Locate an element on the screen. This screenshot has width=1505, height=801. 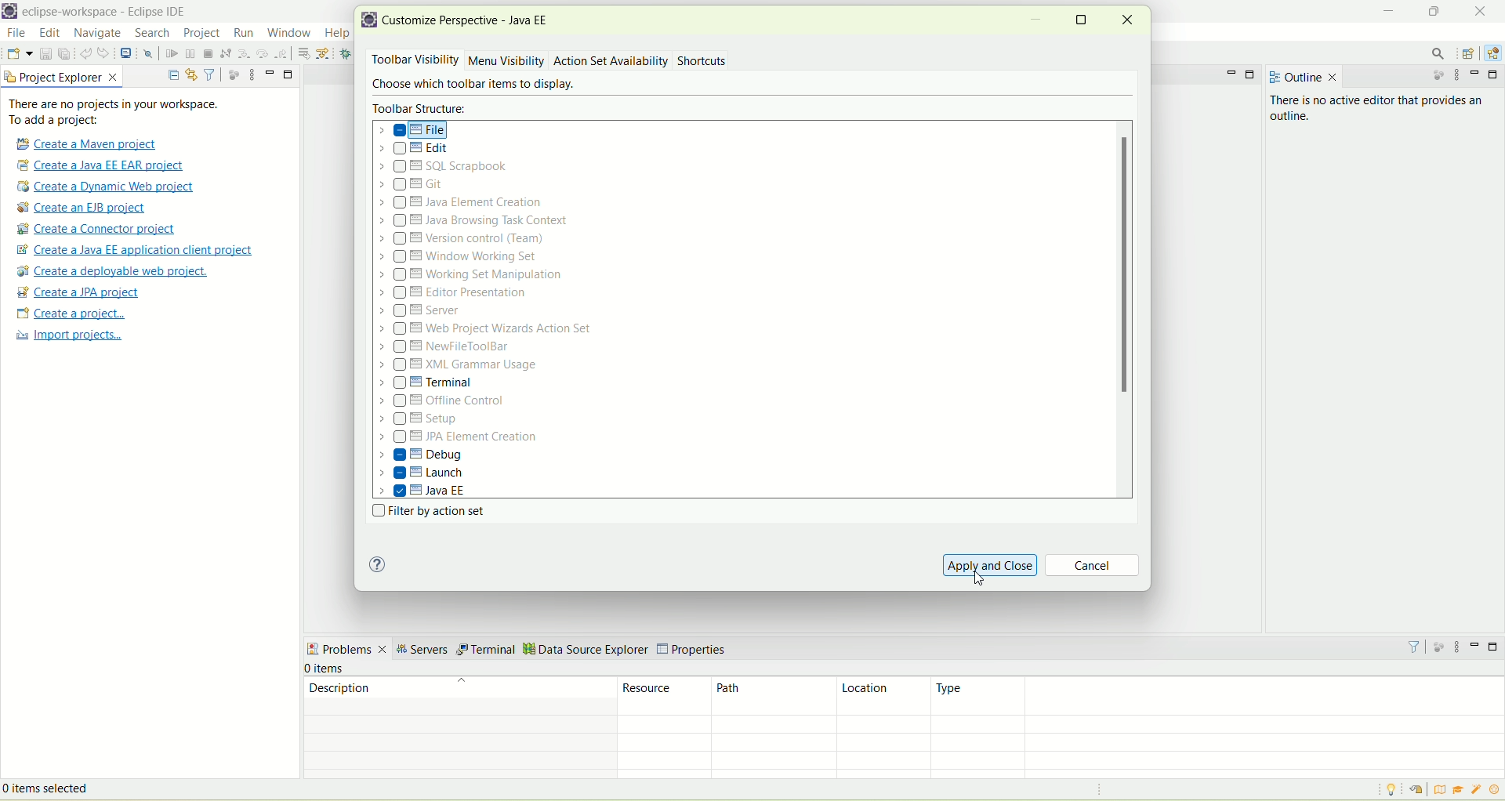
skip all breakpoints is located at coordinates (147, 55).